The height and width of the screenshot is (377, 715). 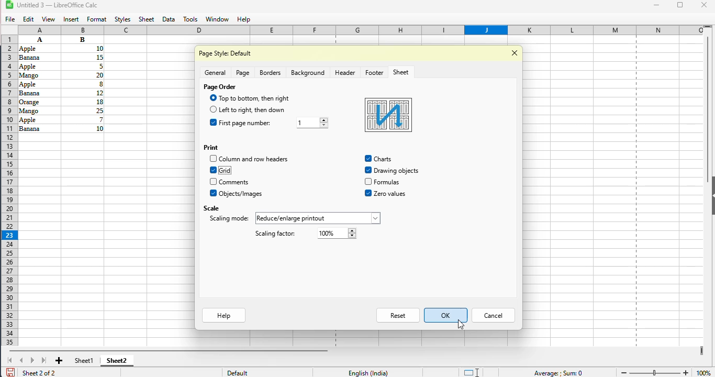 I want to click on show, so click(x=710, y=195).